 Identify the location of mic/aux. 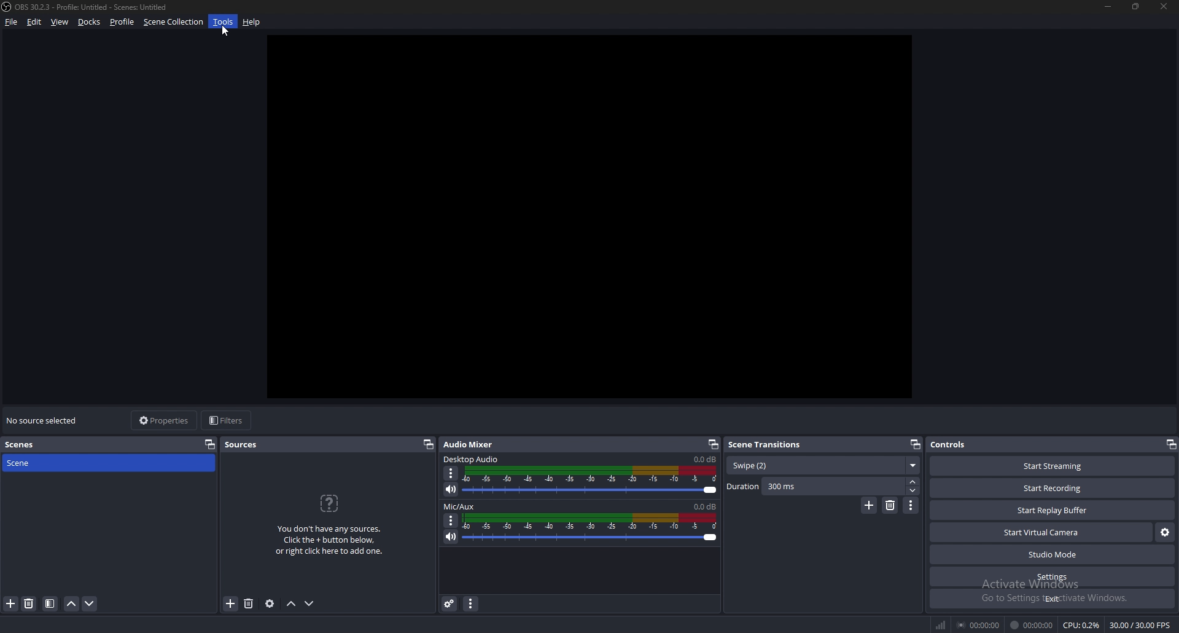
(459, 506).